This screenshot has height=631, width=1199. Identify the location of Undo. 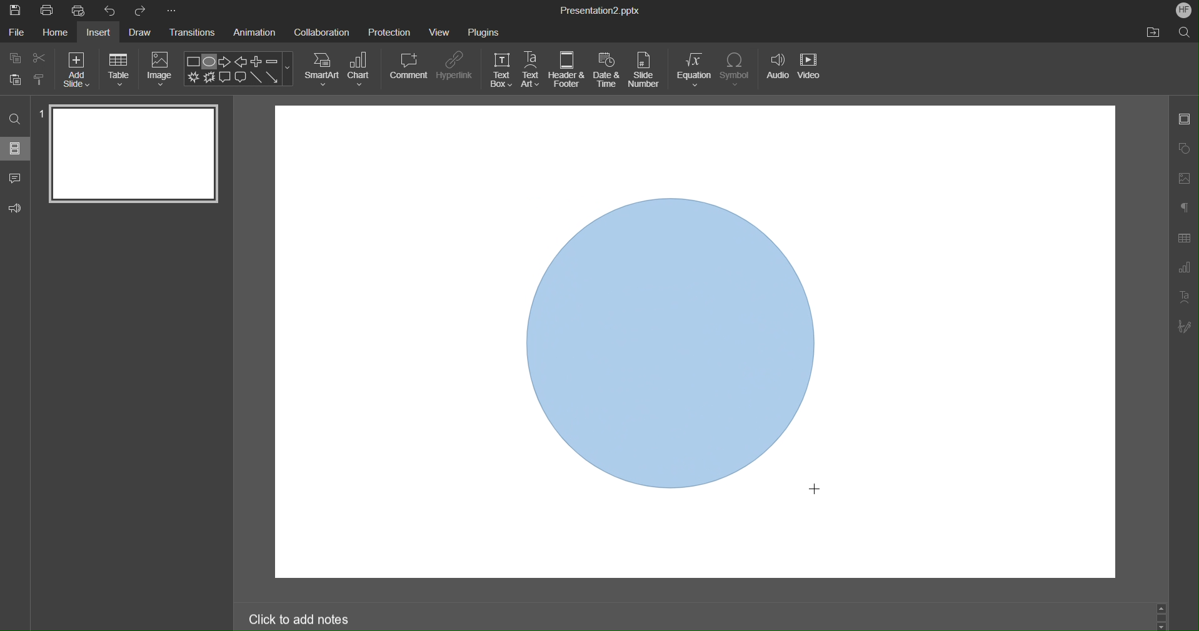
(113, 11).